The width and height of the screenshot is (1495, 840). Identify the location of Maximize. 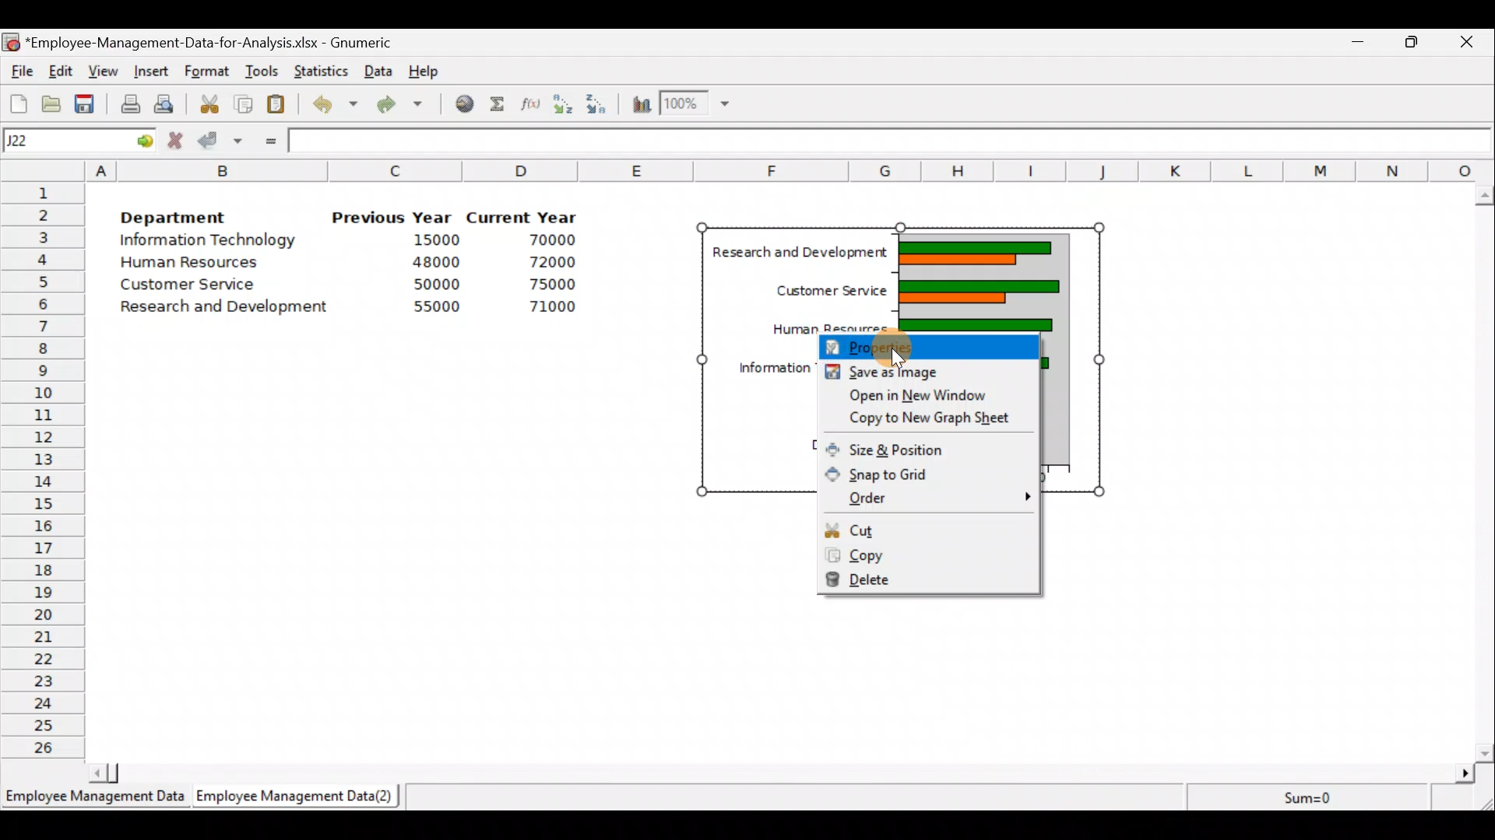
(1415, 42).